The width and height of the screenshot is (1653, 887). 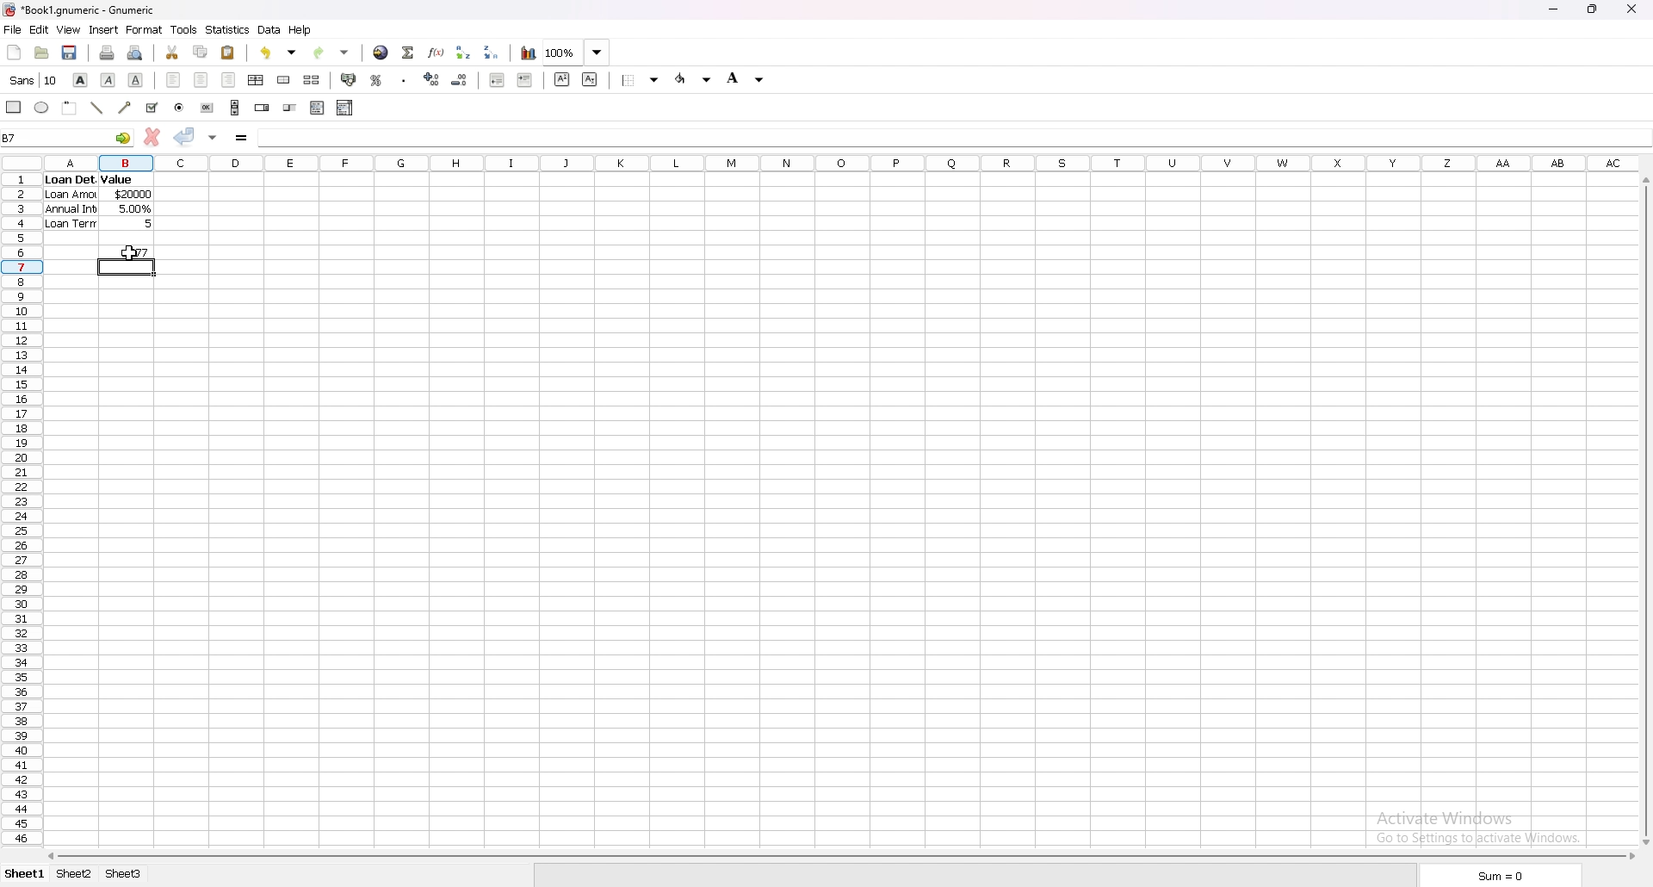 I want to click on superscript, so click(x=561, y=79).